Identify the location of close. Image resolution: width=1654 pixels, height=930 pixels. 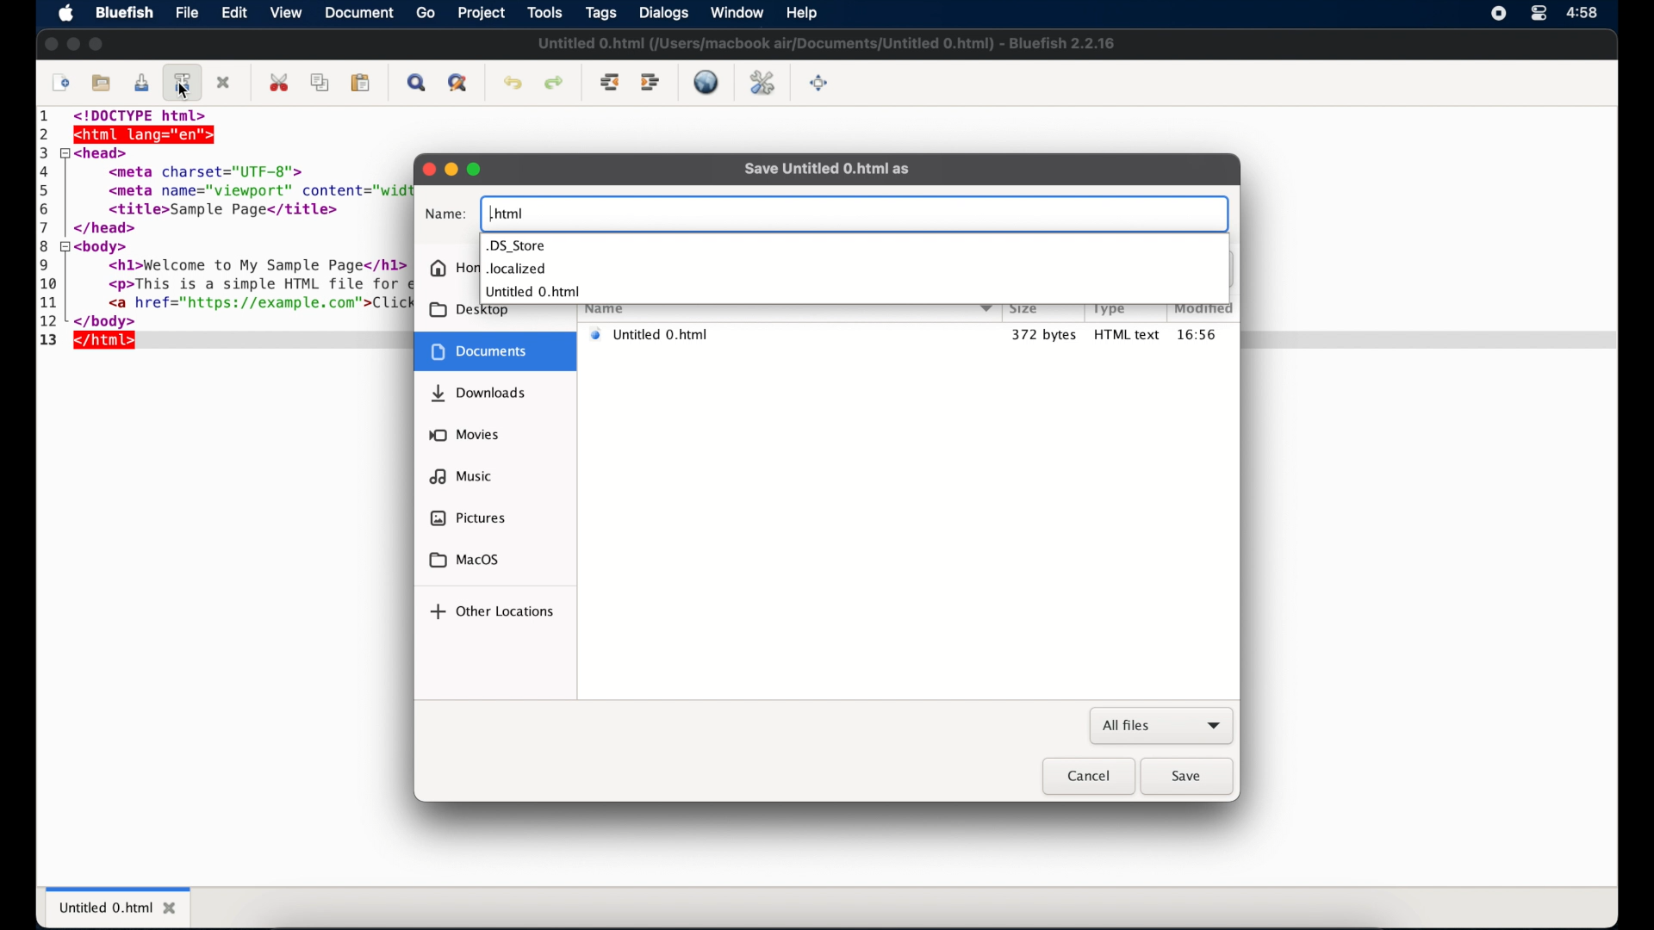
(428, 170).